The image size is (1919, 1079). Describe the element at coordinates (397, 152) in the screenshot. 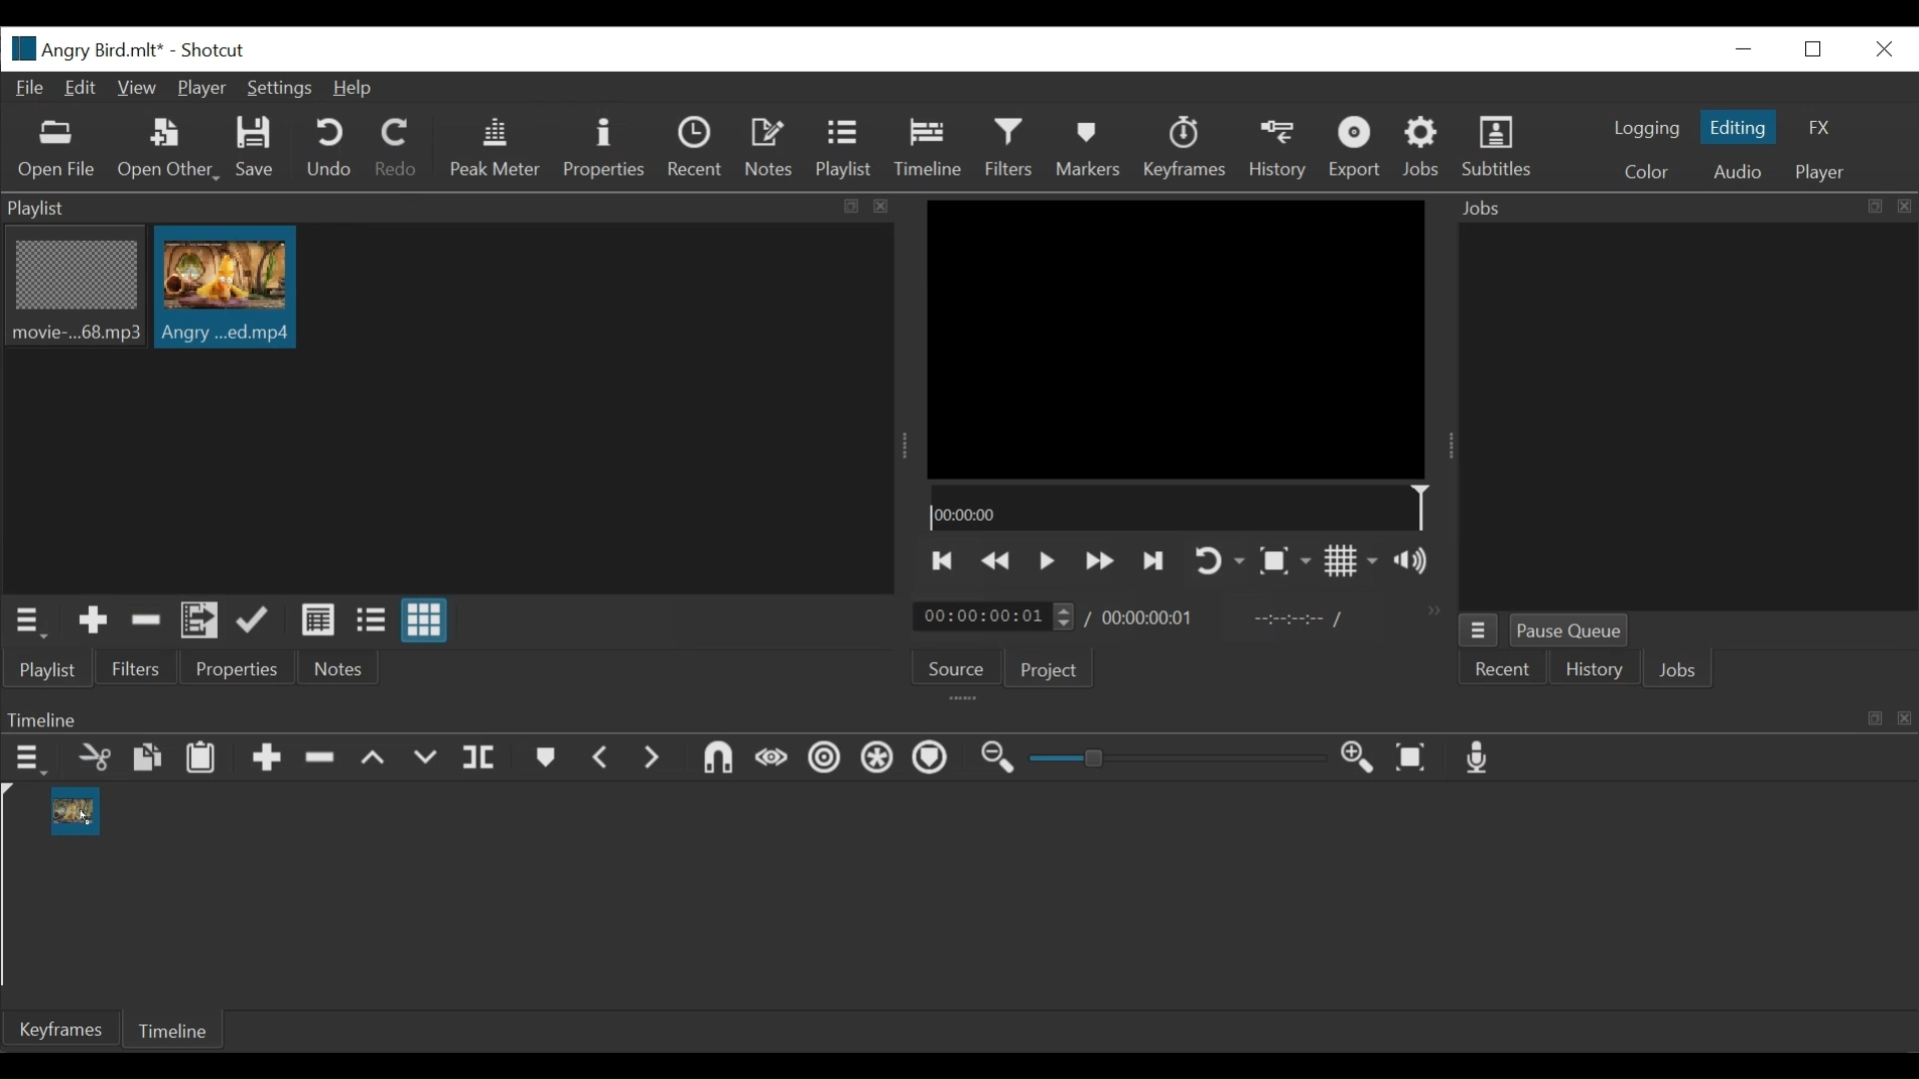

I see `Redo` at that location.